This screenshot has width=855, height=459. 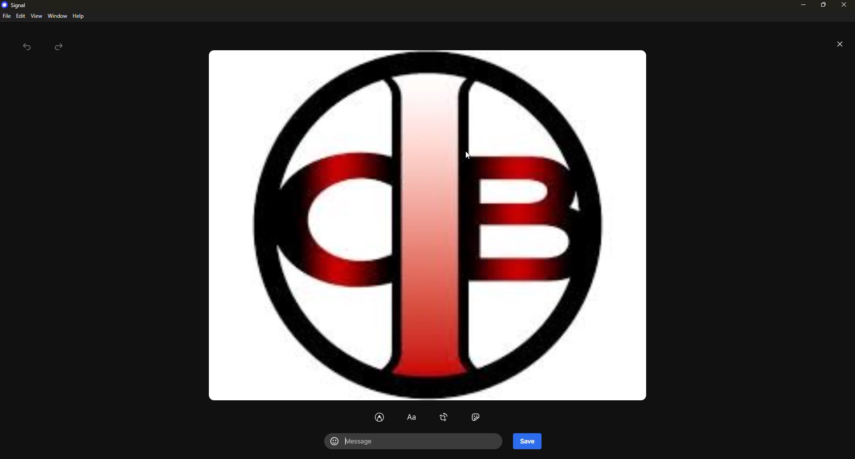 I want to click on aspect ratio, so click(x=476, y=417).